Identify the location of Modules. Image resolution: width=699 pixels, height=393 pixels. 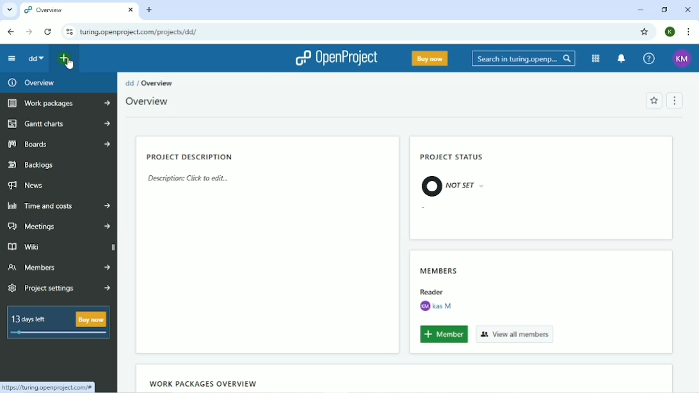
(595, 58).